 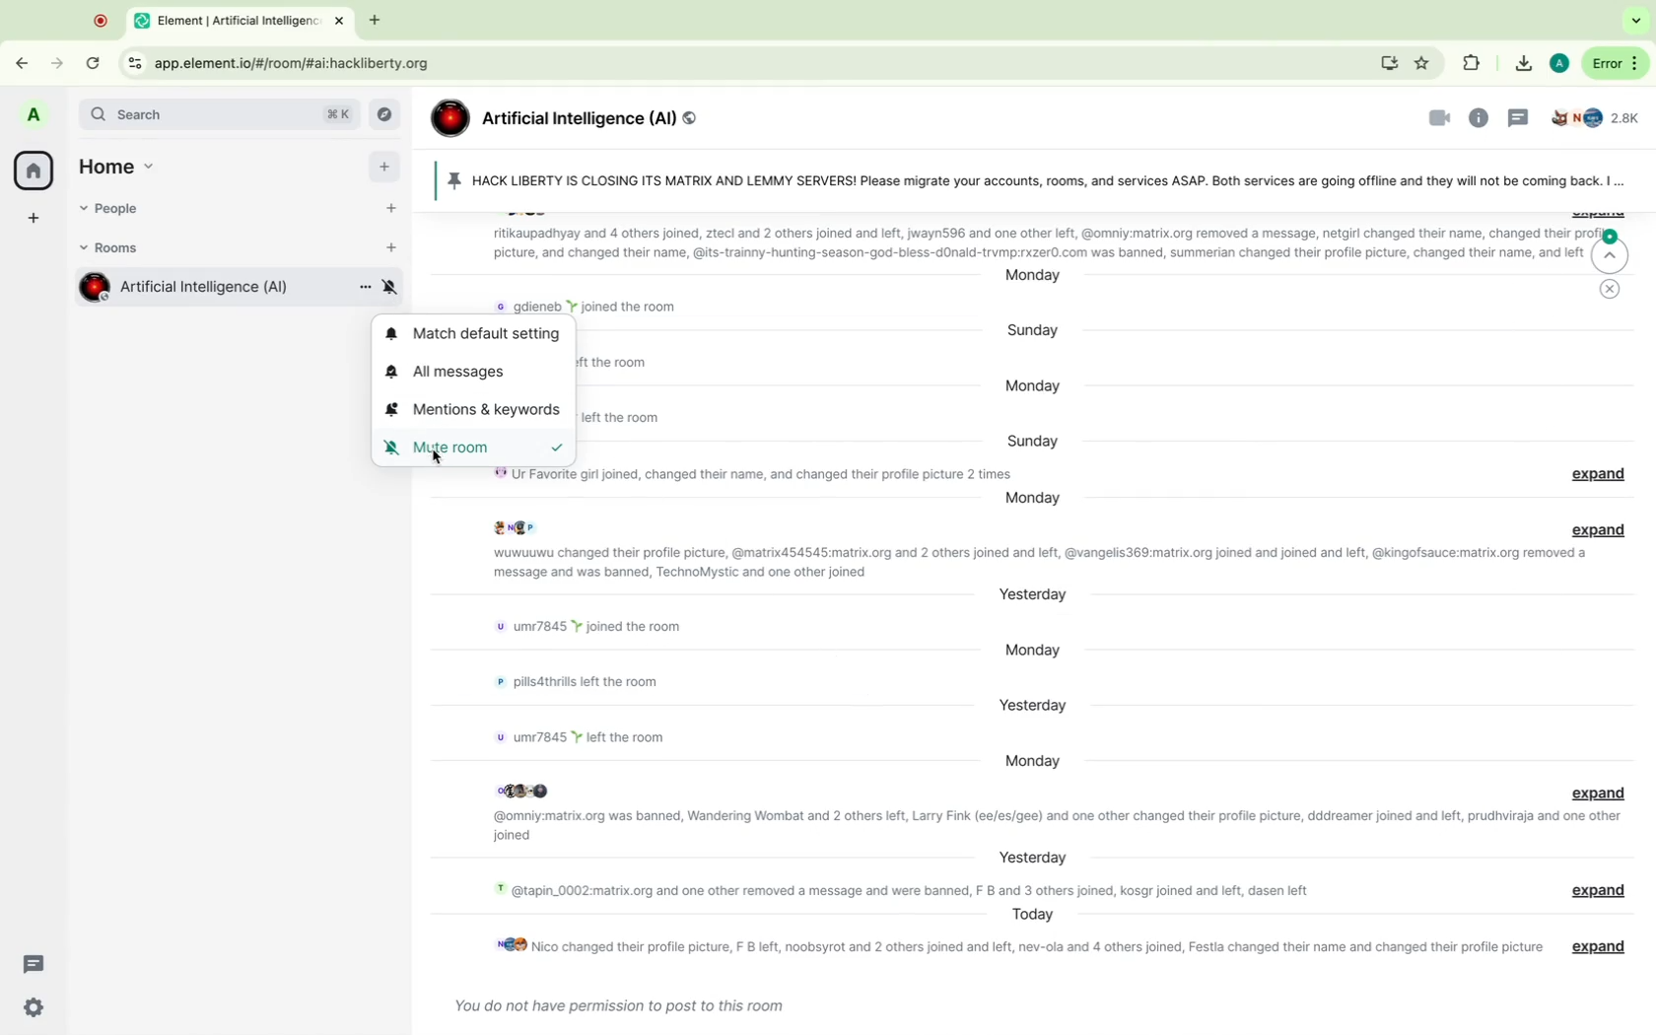 What do you see at coordinates (1635, 22) in the screenshot?
I see `search tabs` at bounding box center [1635, 22].